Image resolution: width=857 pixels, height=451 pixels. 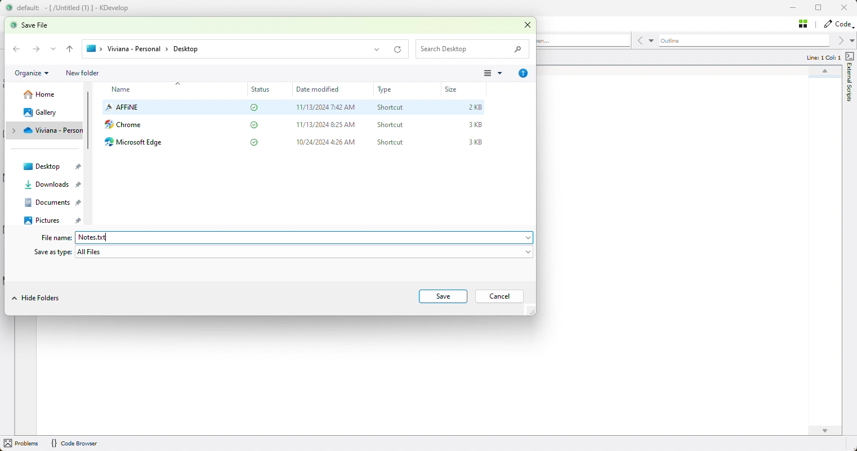 What do you see at coordinates (89, 121) in the screenshot?
I see `vertical scroll bar` at bounding box center [89, 121].